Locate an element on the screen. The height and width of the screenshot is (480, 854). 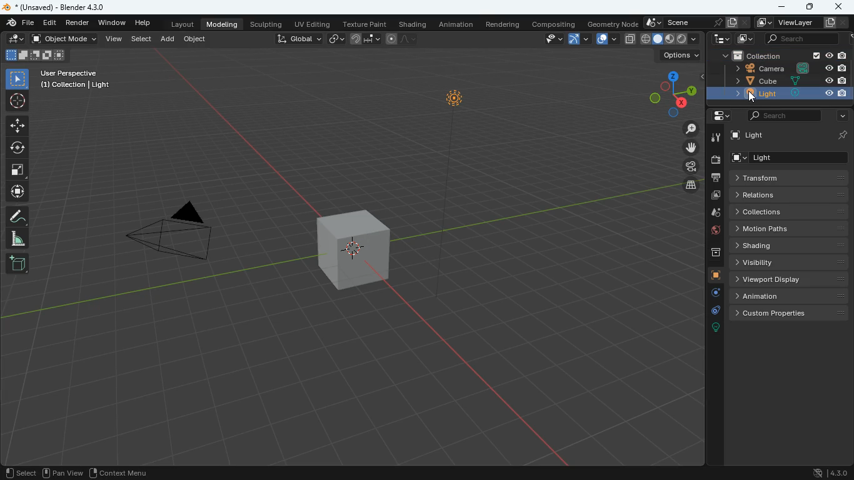
app version is located at coordinates (828, 472).